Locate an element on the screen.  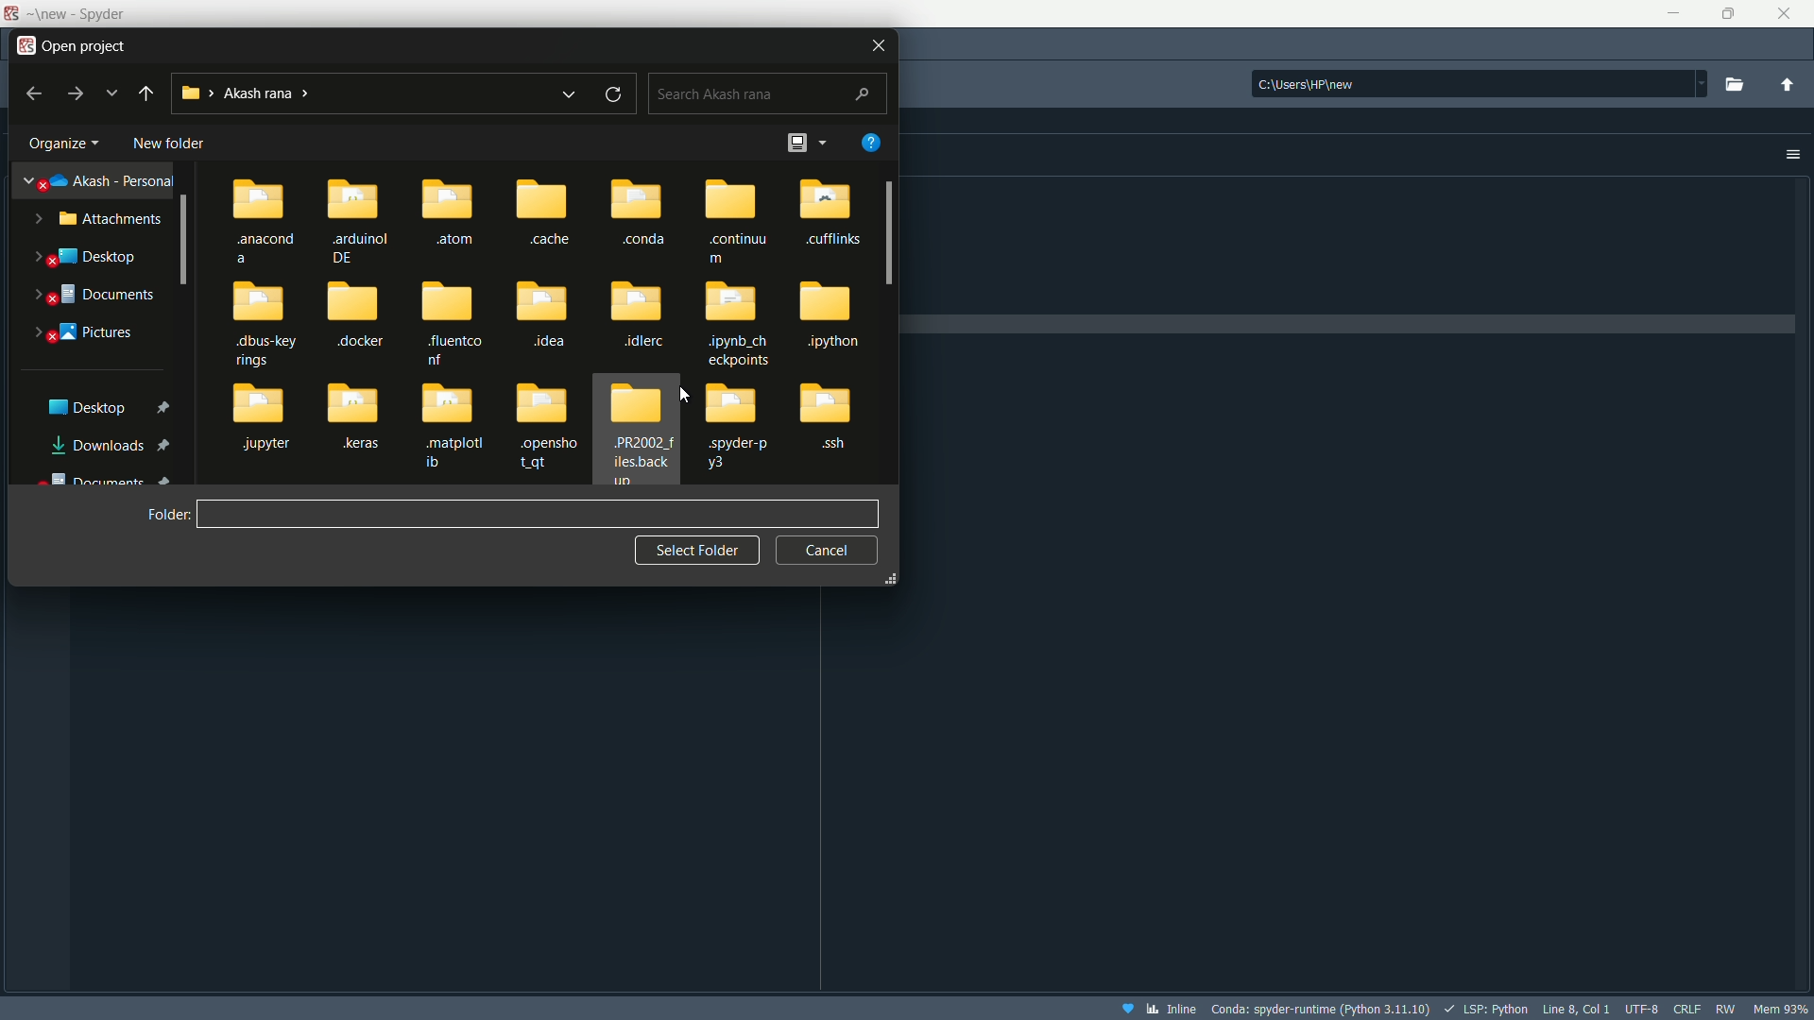
cursor position is located at coordinates (1573, 1007).